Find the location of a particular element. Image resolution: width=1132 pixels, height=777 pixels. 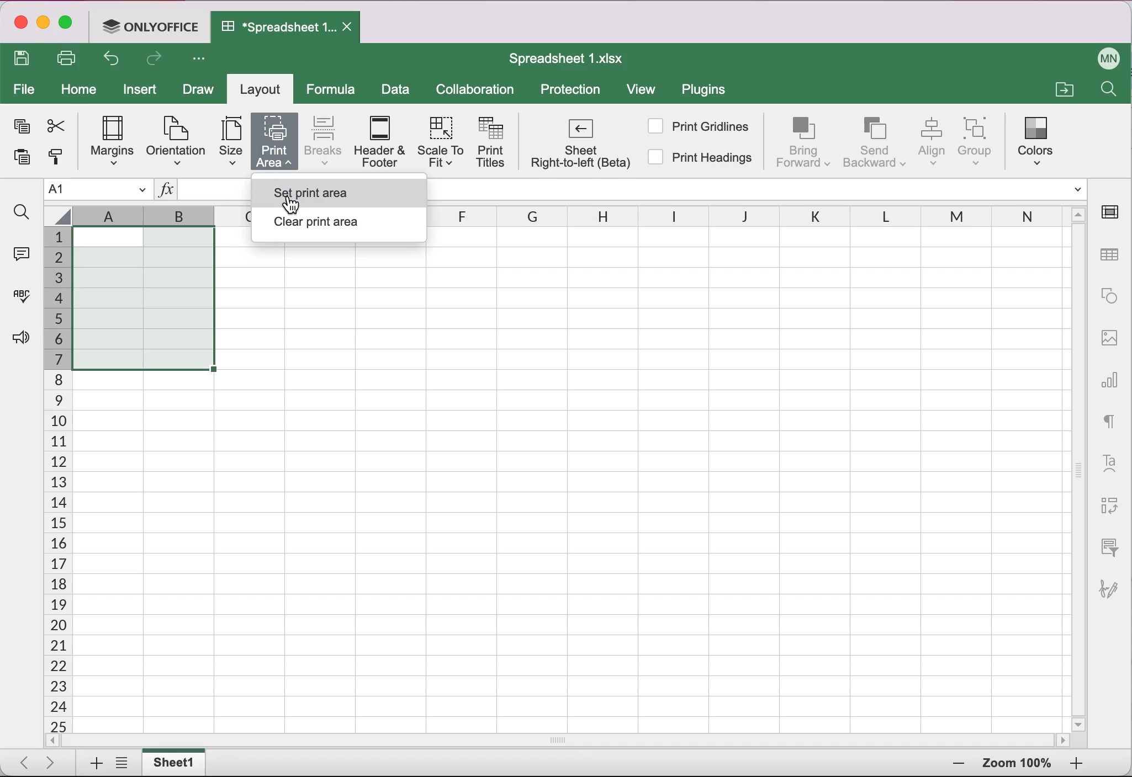

ONLYOFFICE is located at coordinates (154, 25).